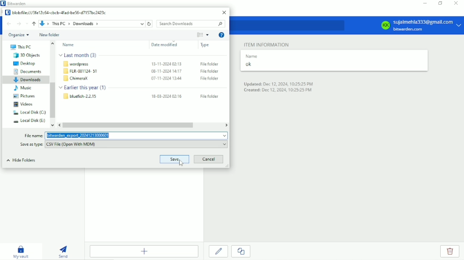  Describe the element at coordinates (150, 24) in the screenshot. I see `Refresh` at that location.